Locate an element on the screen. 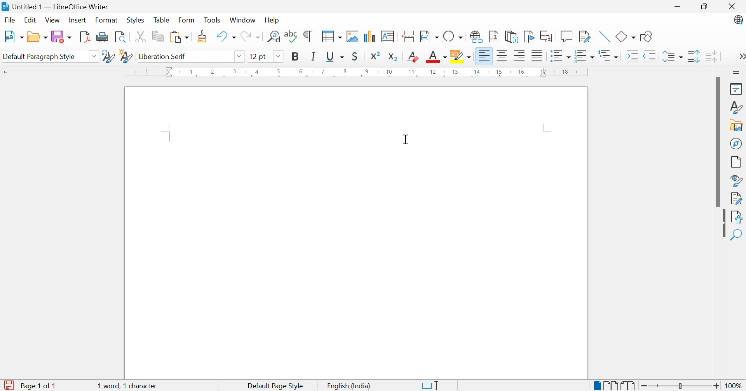 The image size is (746, 391). 12 pt is located at coordinates (257, 56).